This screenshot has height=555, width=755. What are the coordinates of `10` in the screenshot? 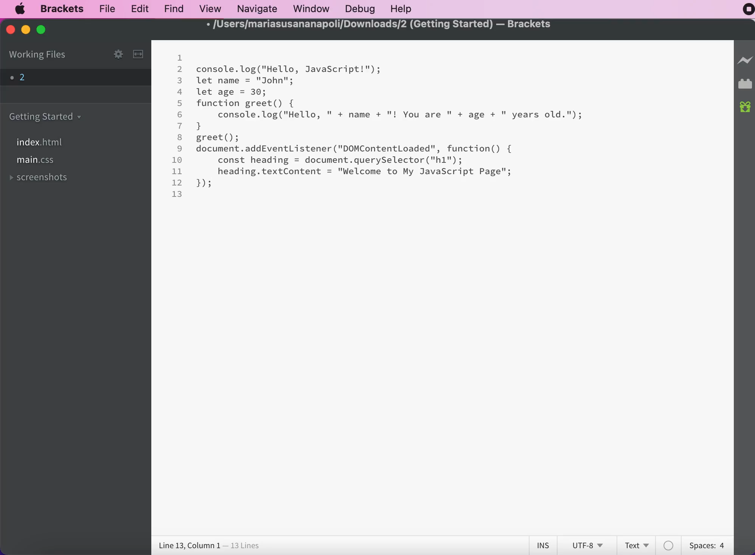 It's located at (178, 160).